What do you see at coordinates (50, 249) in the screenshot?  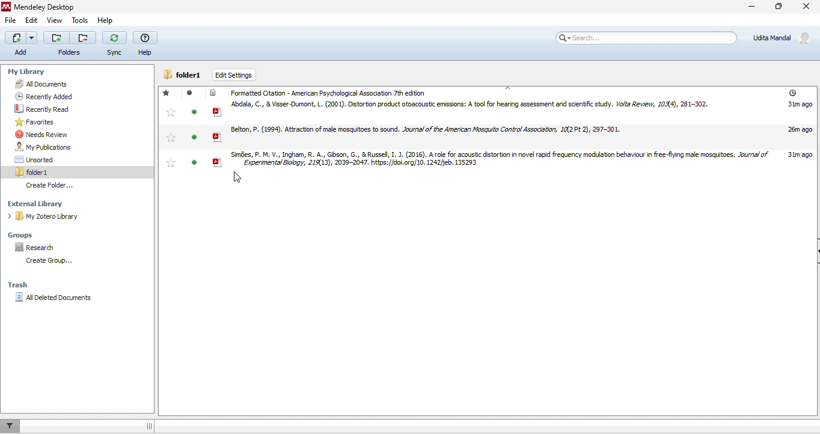 I see `research` at bounding box center [50, 249].